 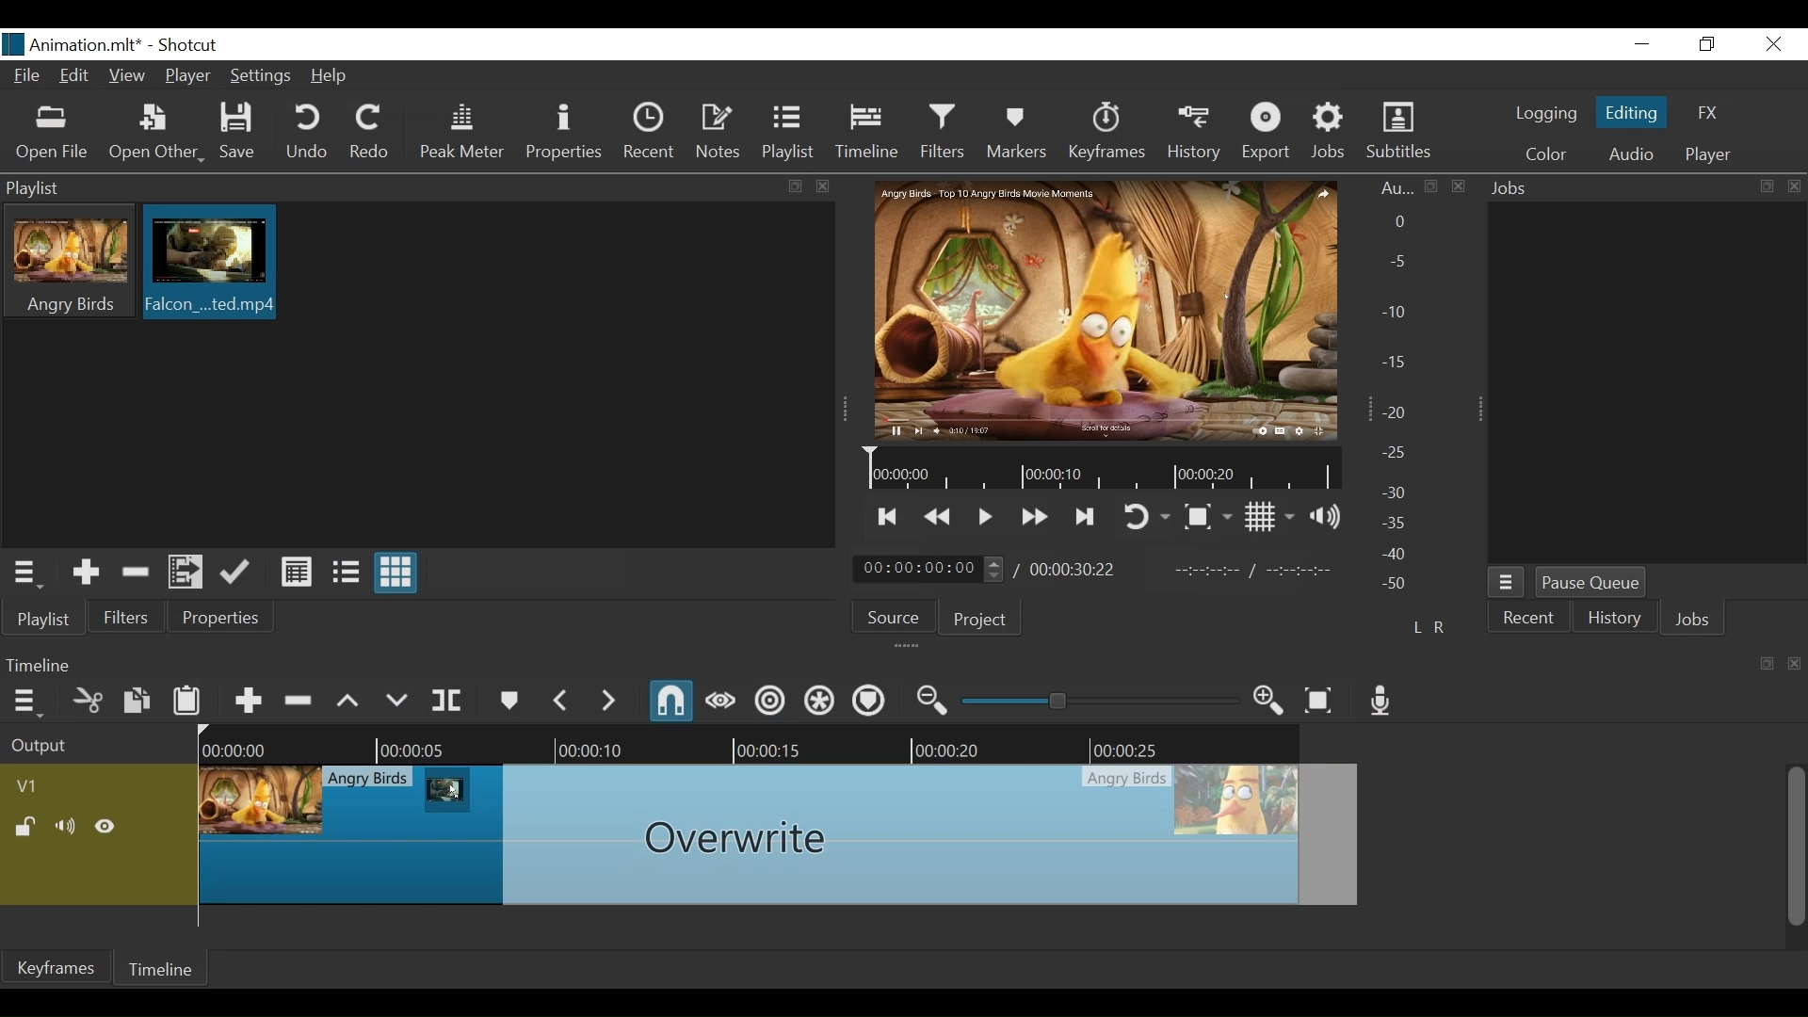 I want to click on Export, so click(x=1267, y=134).